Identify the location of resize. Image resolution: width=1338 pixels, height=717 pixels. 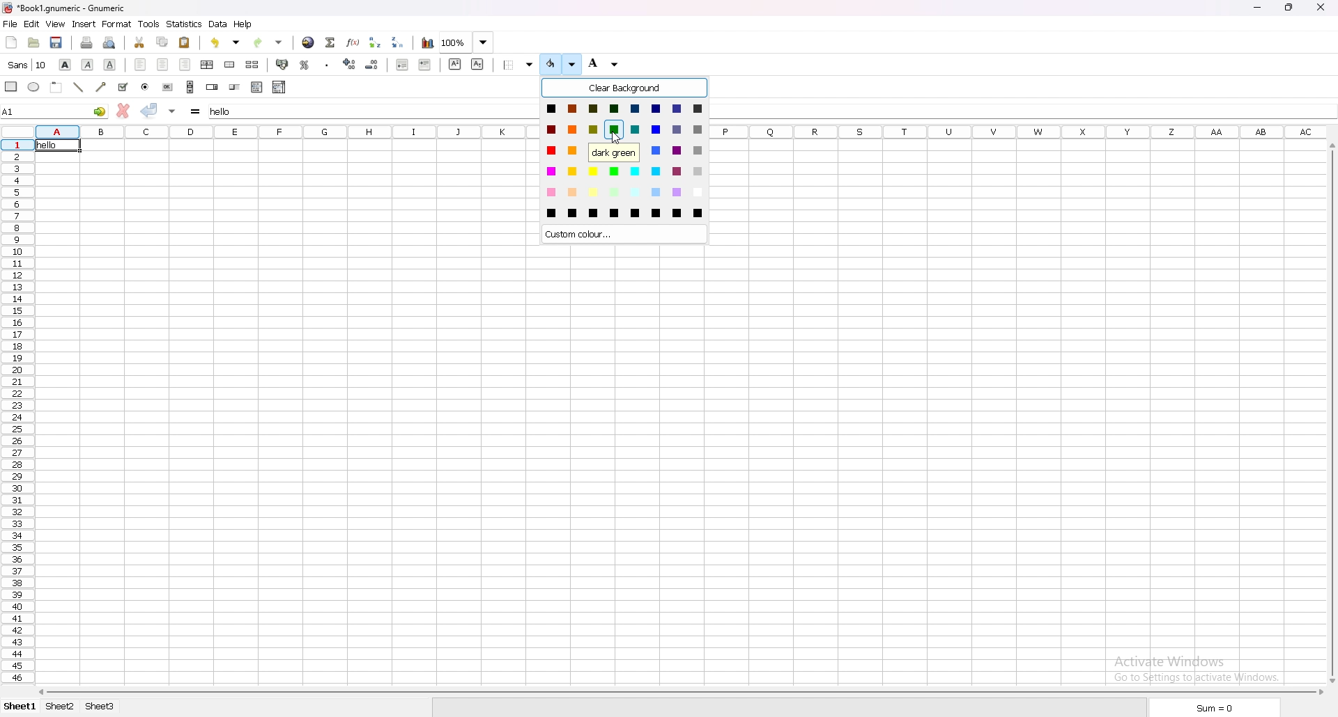
(1289, 8).